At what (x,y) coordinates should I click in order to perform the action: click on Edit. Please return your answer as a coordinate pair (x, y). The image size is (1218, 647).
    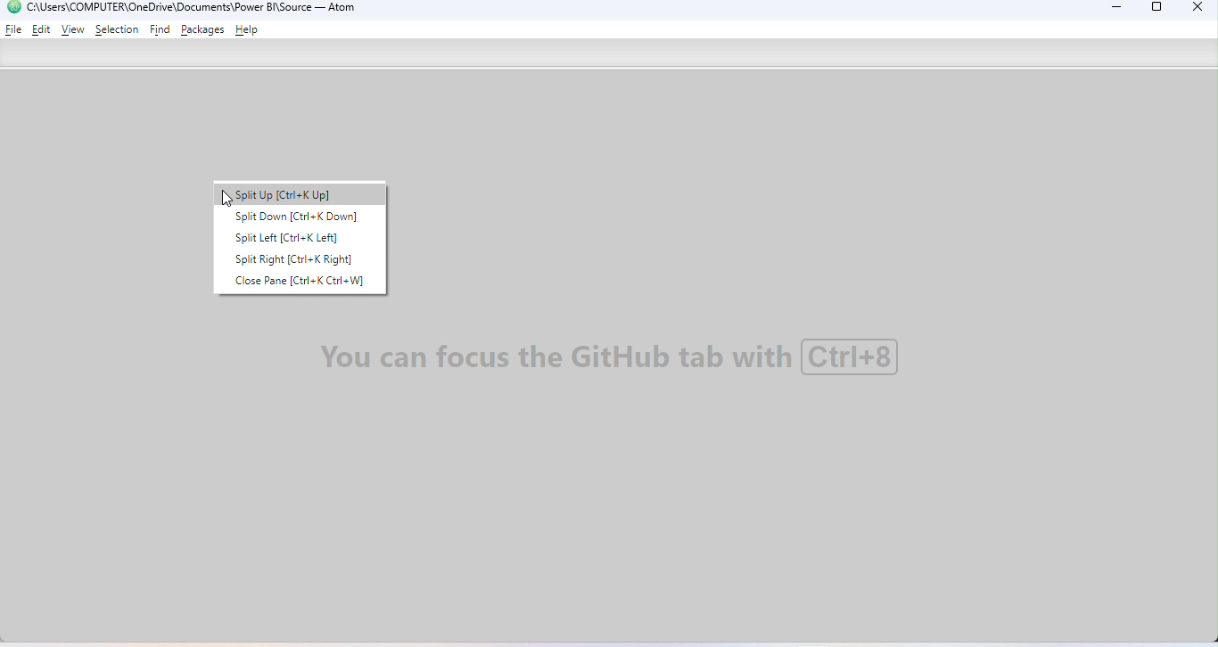
    Looking at the image, I should click on (43, 29).